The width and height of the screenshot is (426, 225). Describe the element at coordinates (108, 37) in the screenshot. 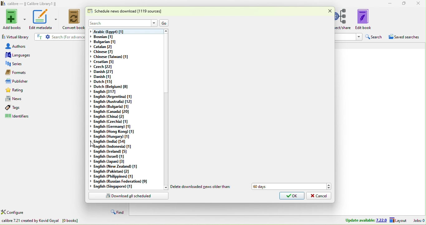

I see `bosnian [1]` at that location.